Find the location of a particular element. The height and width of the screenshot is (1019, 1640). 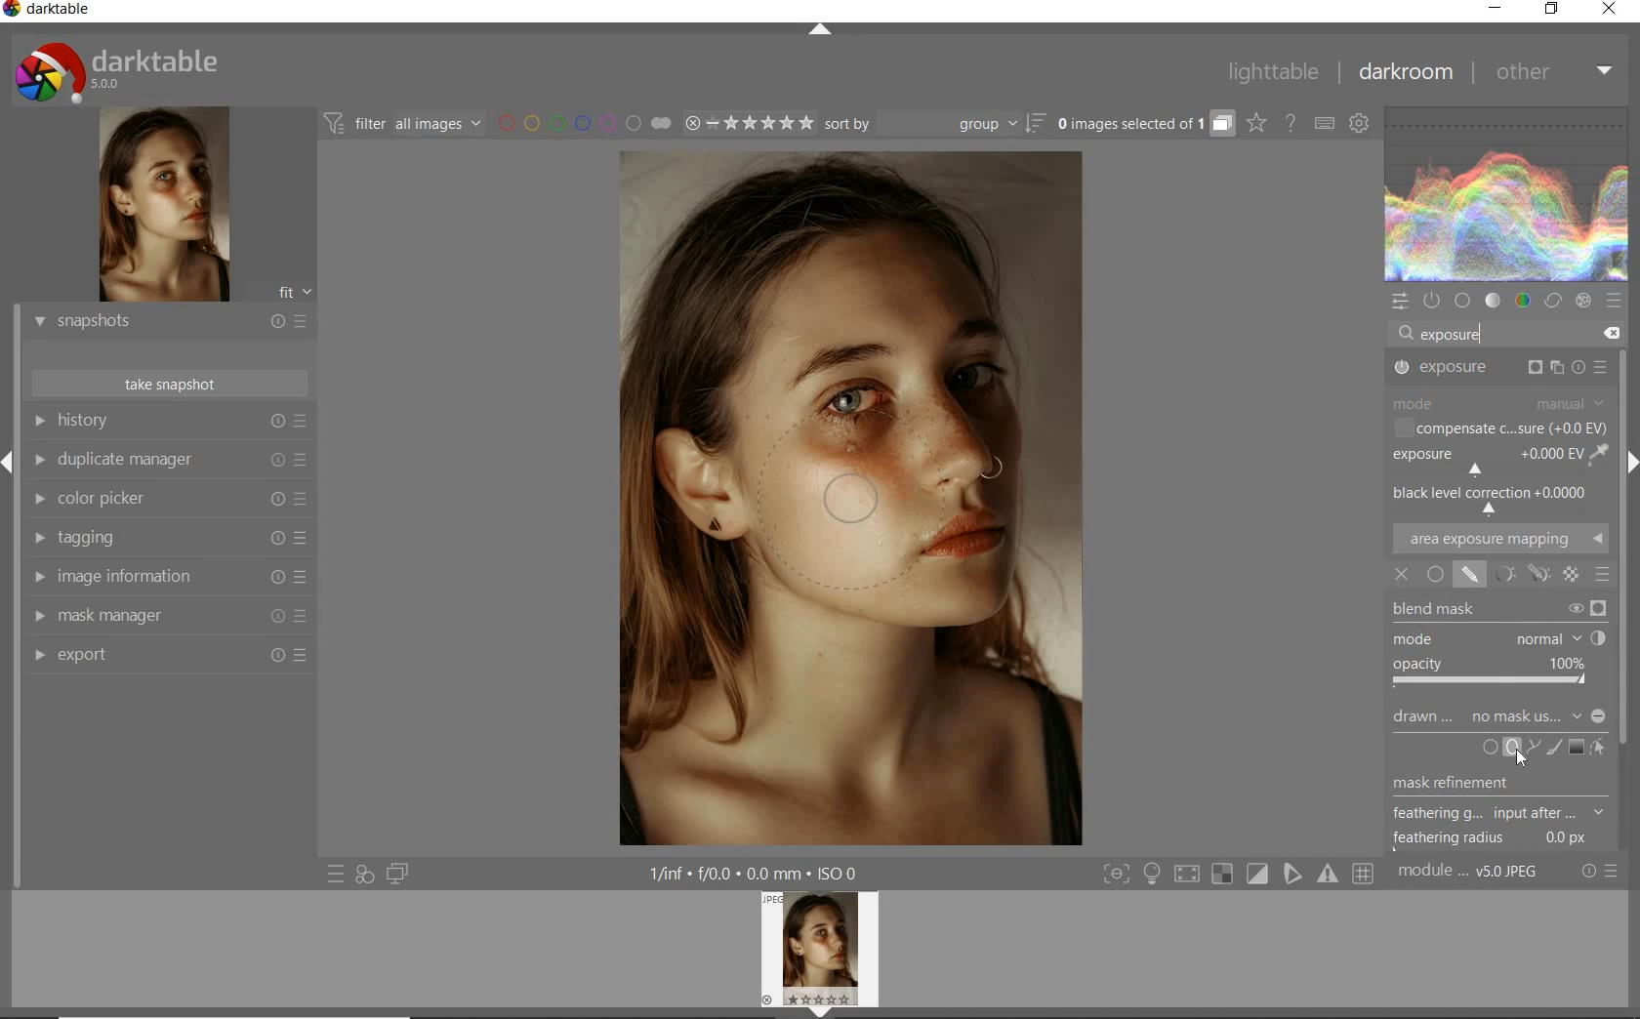

EXPOSURE is located at coordinates (1500, 370).